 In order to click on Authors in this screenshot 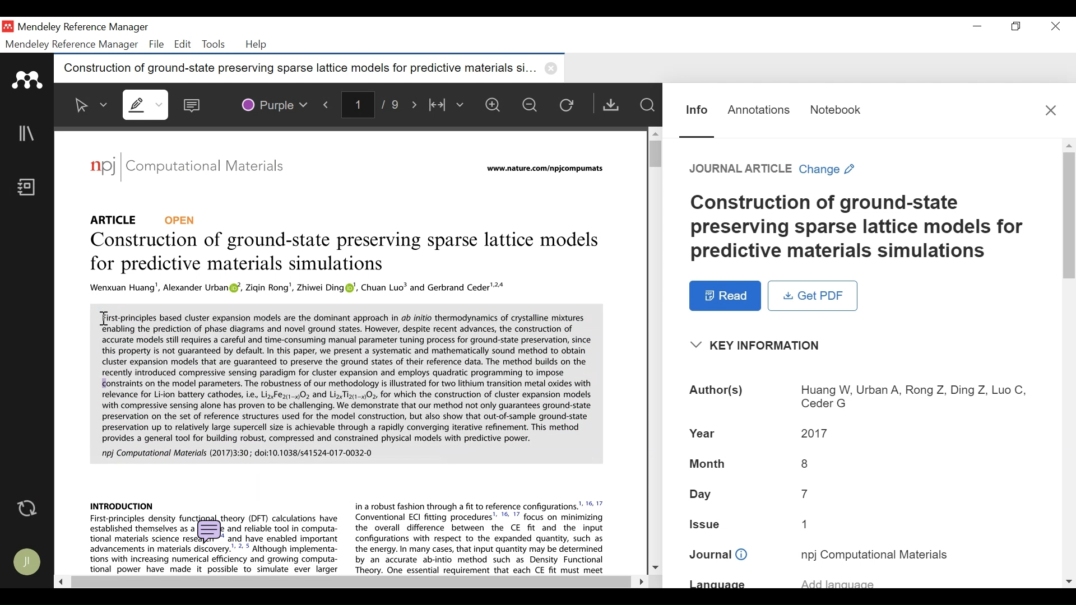, I will do `click(717, 392)`.